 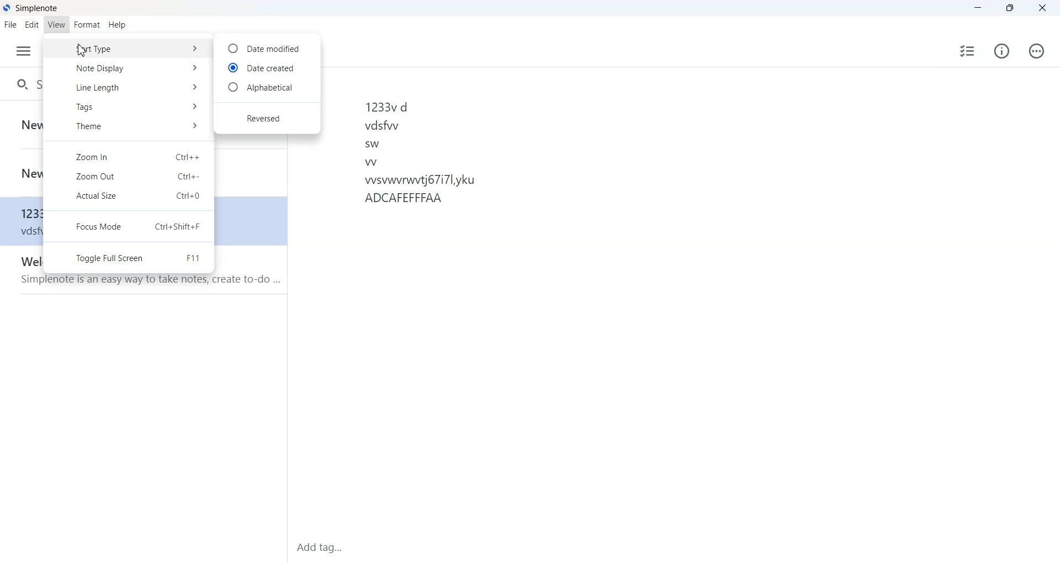 I want to click on Actual Size, so click(x=129, y=196).